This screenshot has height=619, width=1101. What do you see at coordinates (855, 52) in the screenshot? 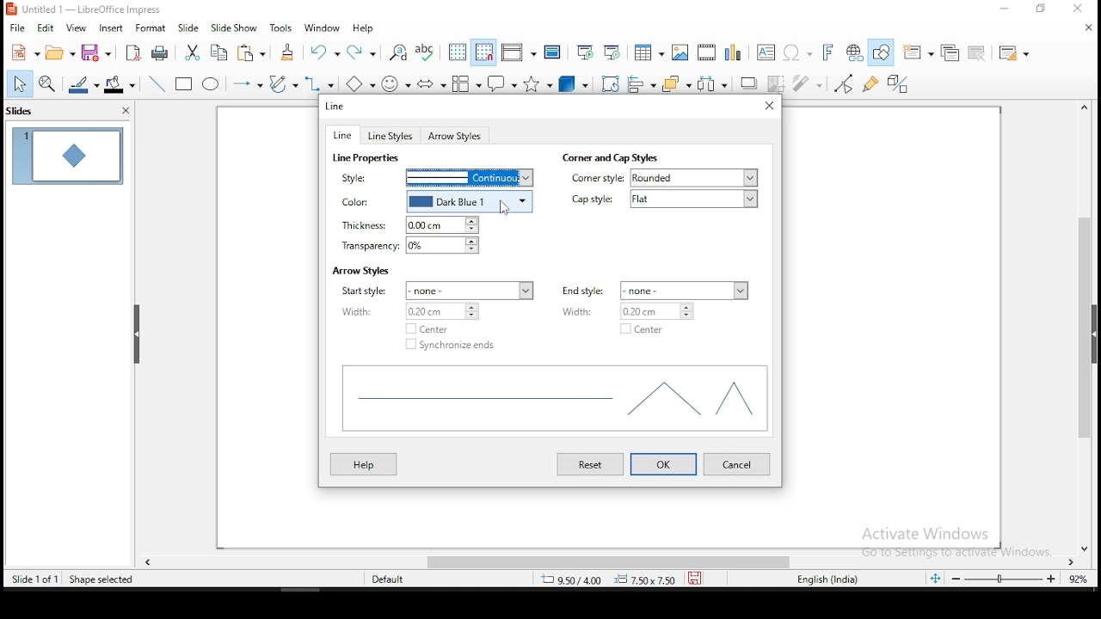
I see `insert hyperlink` at bounding box center [855, 52].